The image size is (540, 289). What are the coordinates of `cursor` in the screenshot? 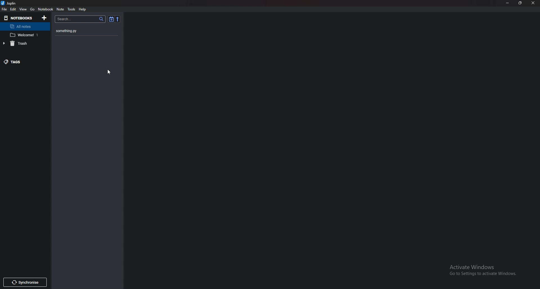 It's located at (110, 73).